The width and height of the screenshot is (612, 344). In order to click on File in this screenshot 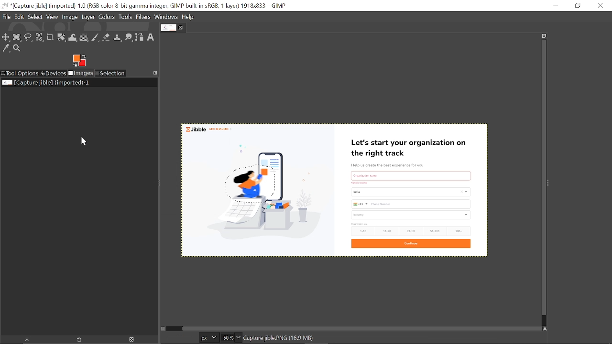, I will do `click(6, 17)`.